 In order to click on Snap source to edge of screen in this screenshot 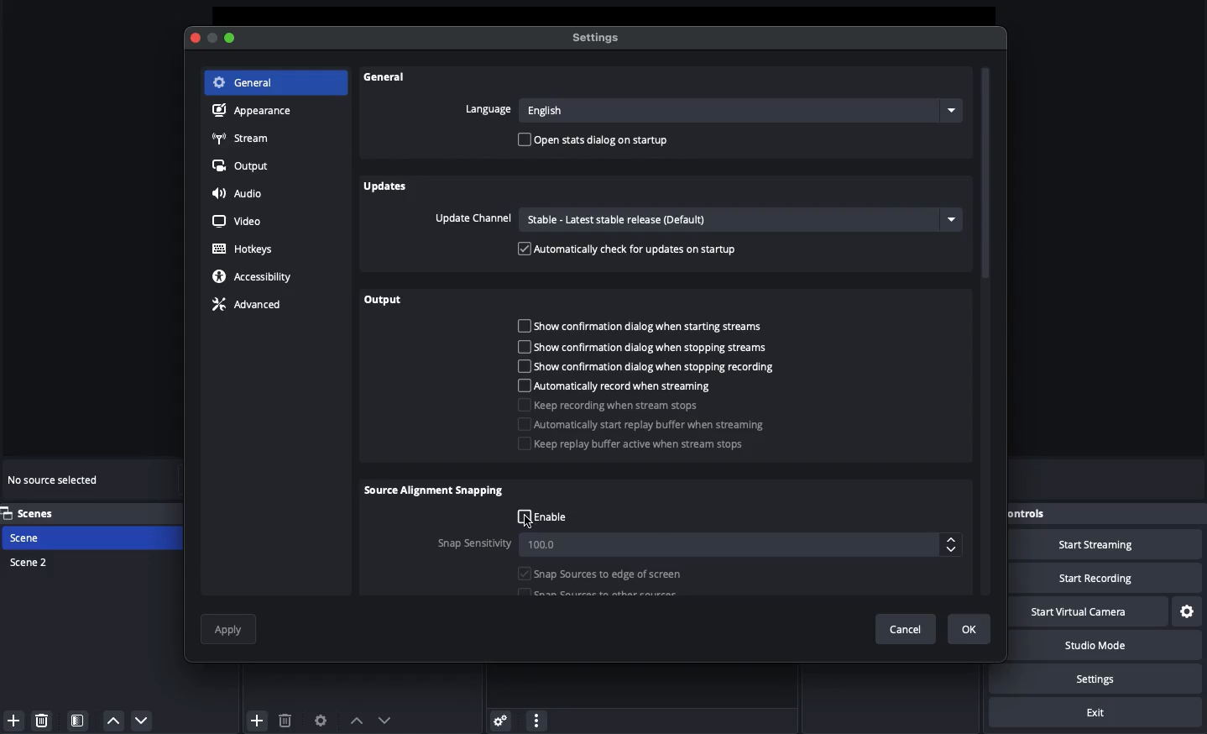, I will do `click(605, 575)`.